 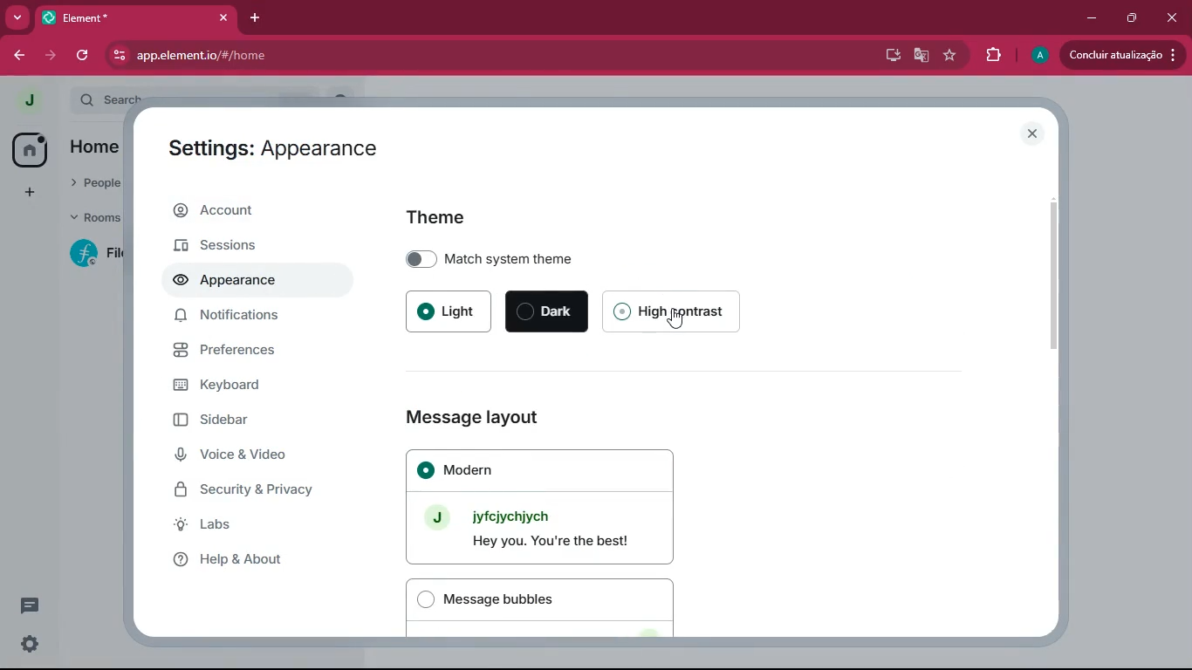 I want to click on Settings: Account, so click(x=256, y=147).